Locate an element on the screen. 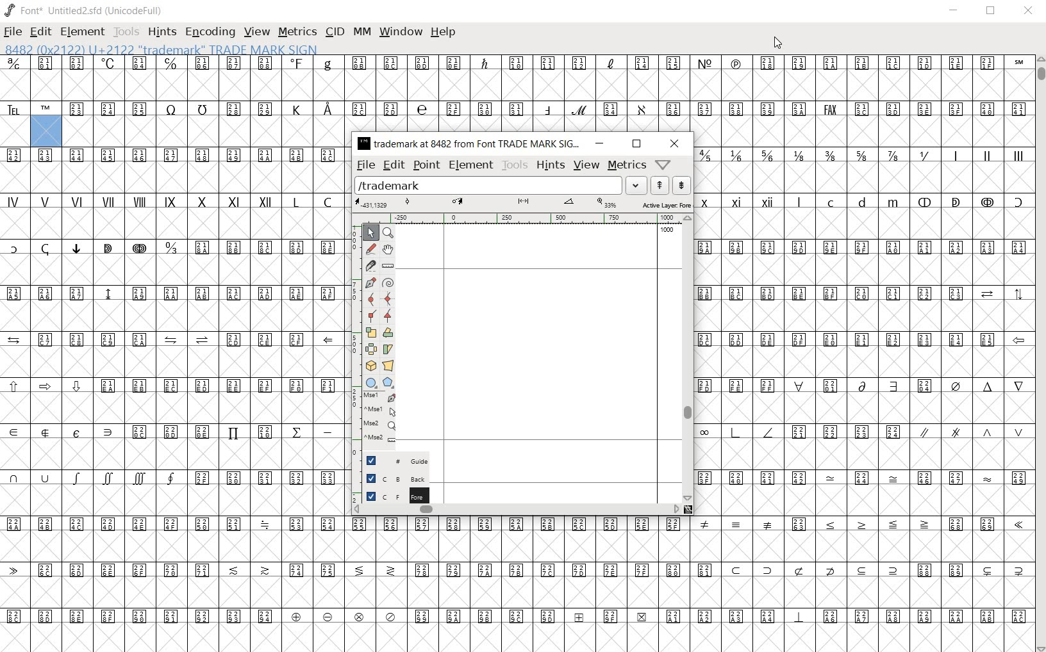 The height and width of the screenshot is (652, 1046). element is located at coordinates (470, 165).